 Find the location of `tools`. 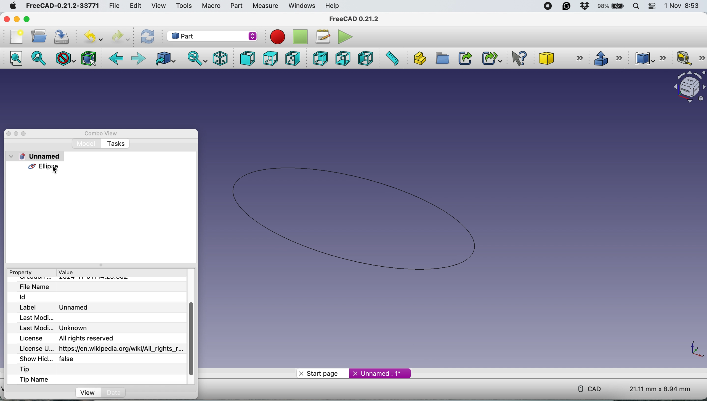

tools is located at coordinates (184, 6).